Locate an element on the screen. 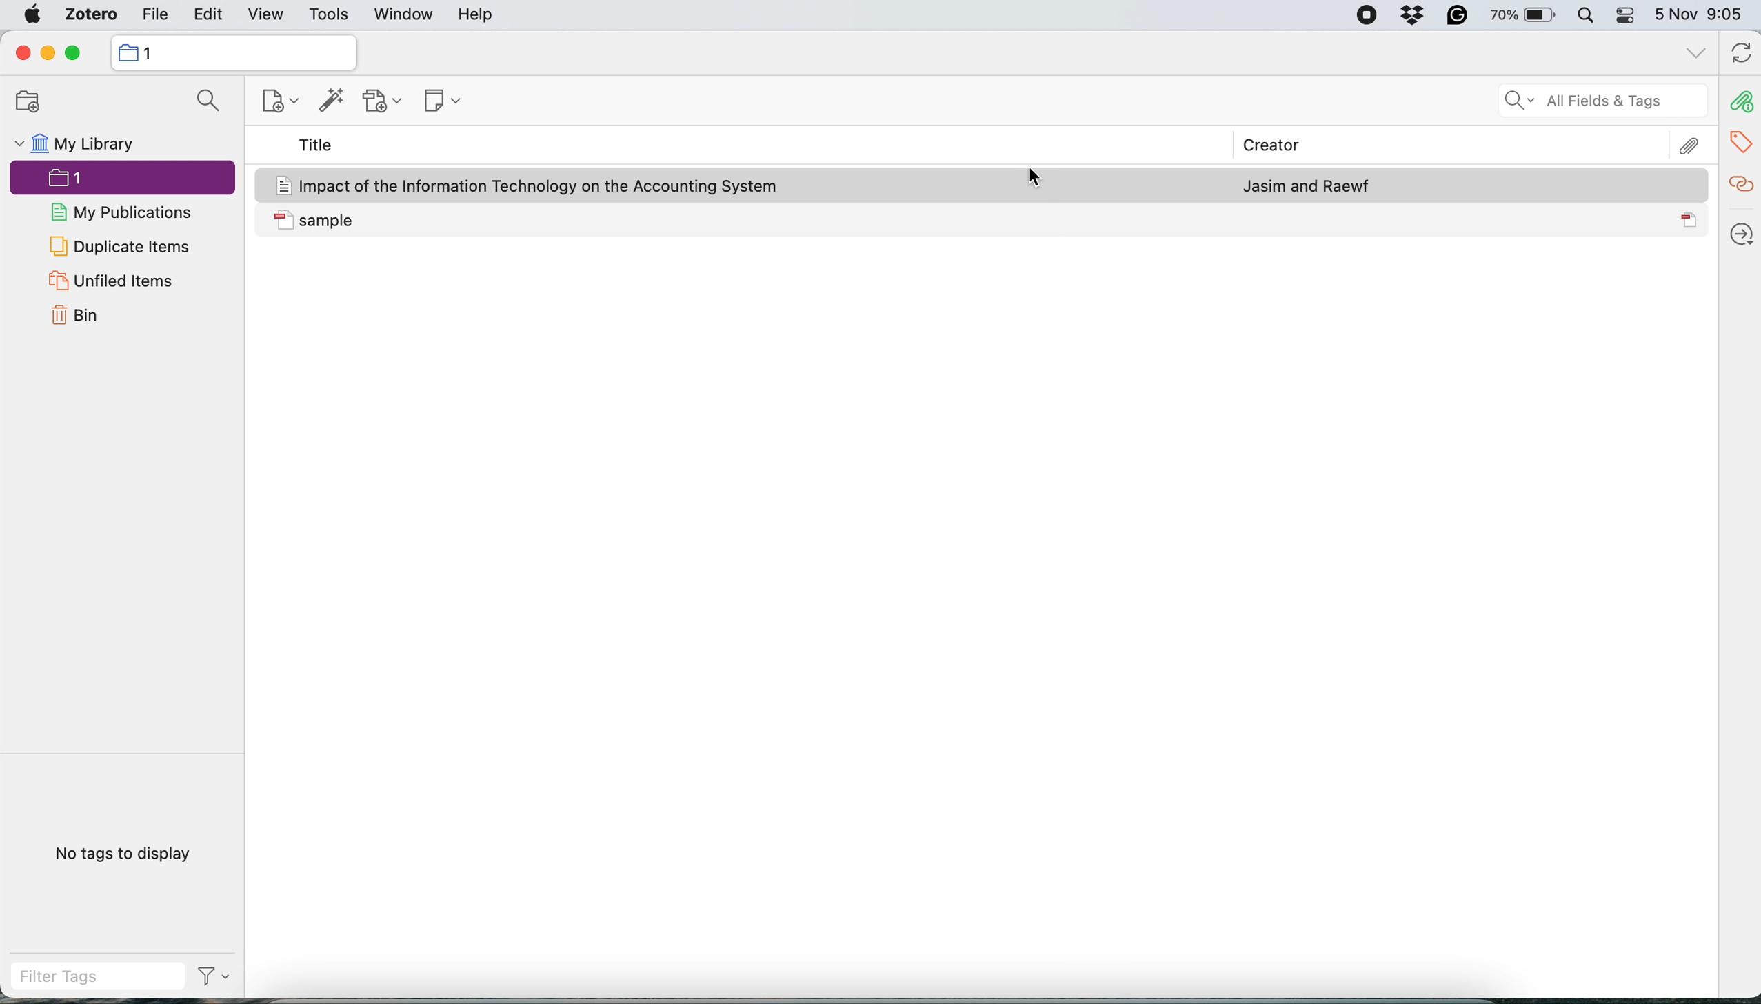 The width and height of the screenshot is (1761, 1004). list all tabs is located at coordinates (1693, 53).